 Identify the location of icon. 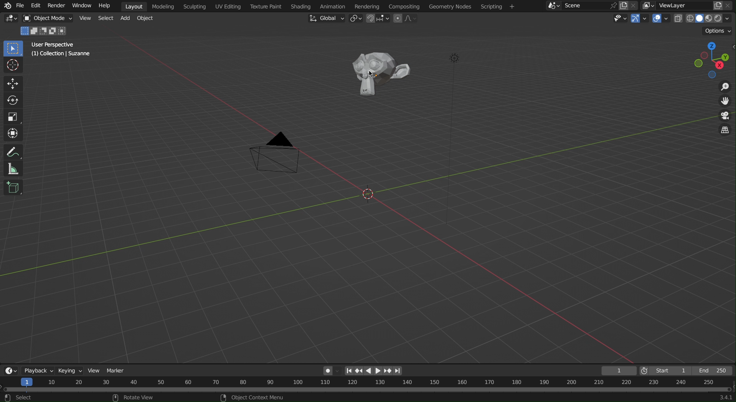
(8, 398).